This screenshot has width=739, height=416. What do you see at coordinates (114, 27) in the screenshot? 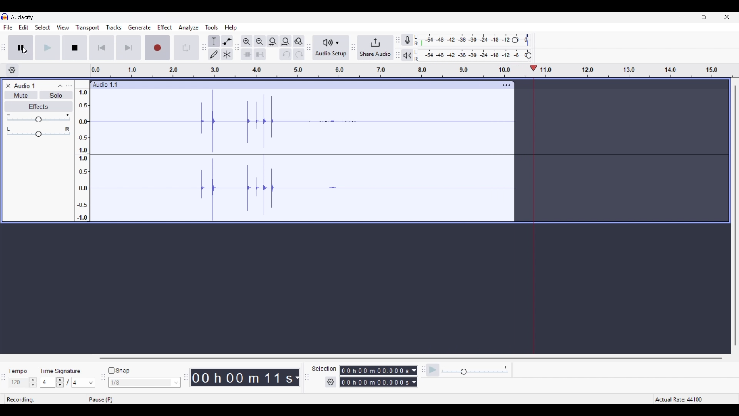
I see `Tracks menu` at bounding box center [114, 27].